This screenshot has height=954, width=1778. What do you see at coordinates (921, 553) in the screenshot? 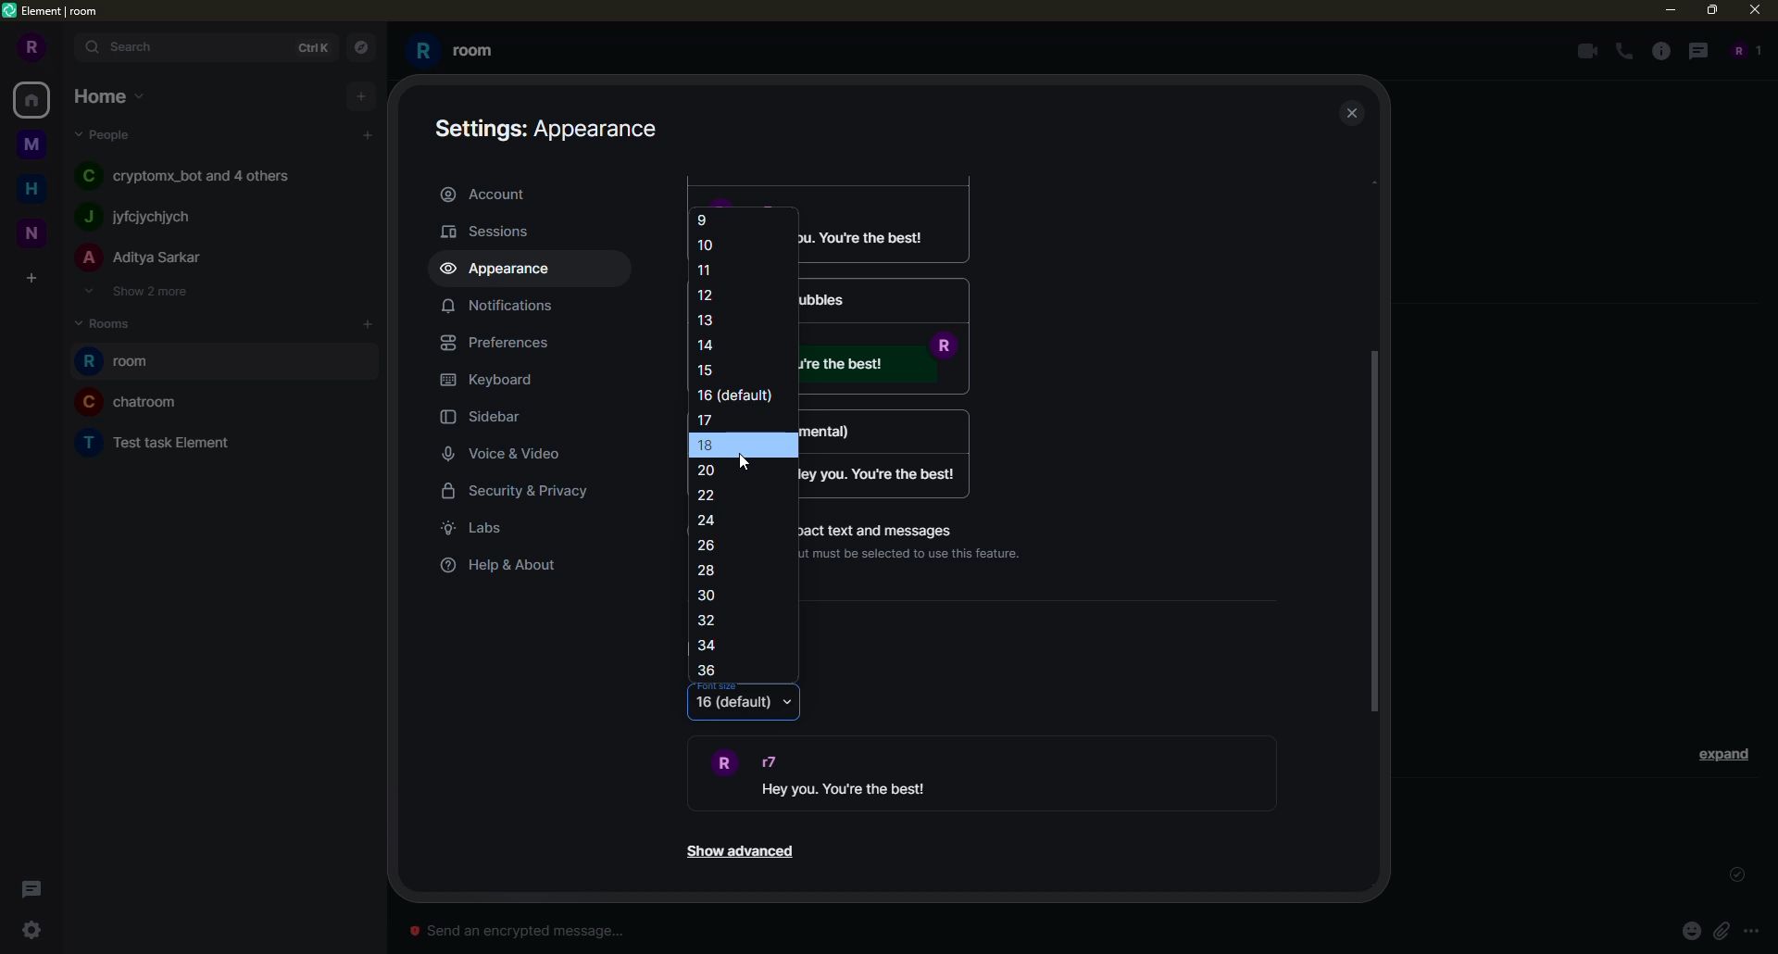
I see `Modern layout must be selected to use this feature.` at bounding box center [921, 553].